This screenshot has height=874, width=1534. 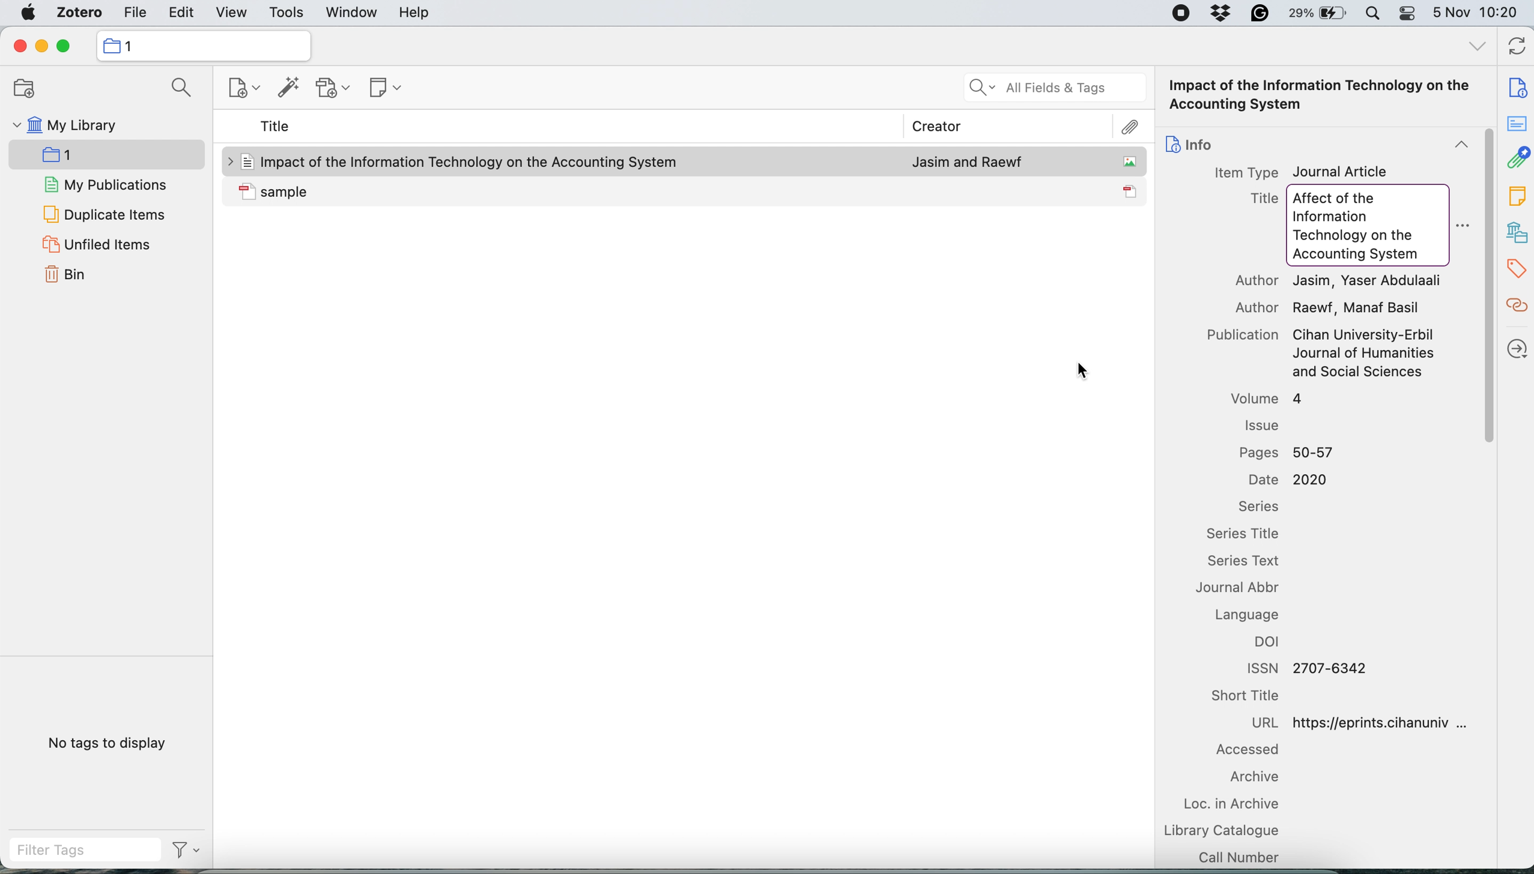 What do you see at coordinates (239, 88) in the screenshot?
I see `new item` at bounding box center [239, 88].